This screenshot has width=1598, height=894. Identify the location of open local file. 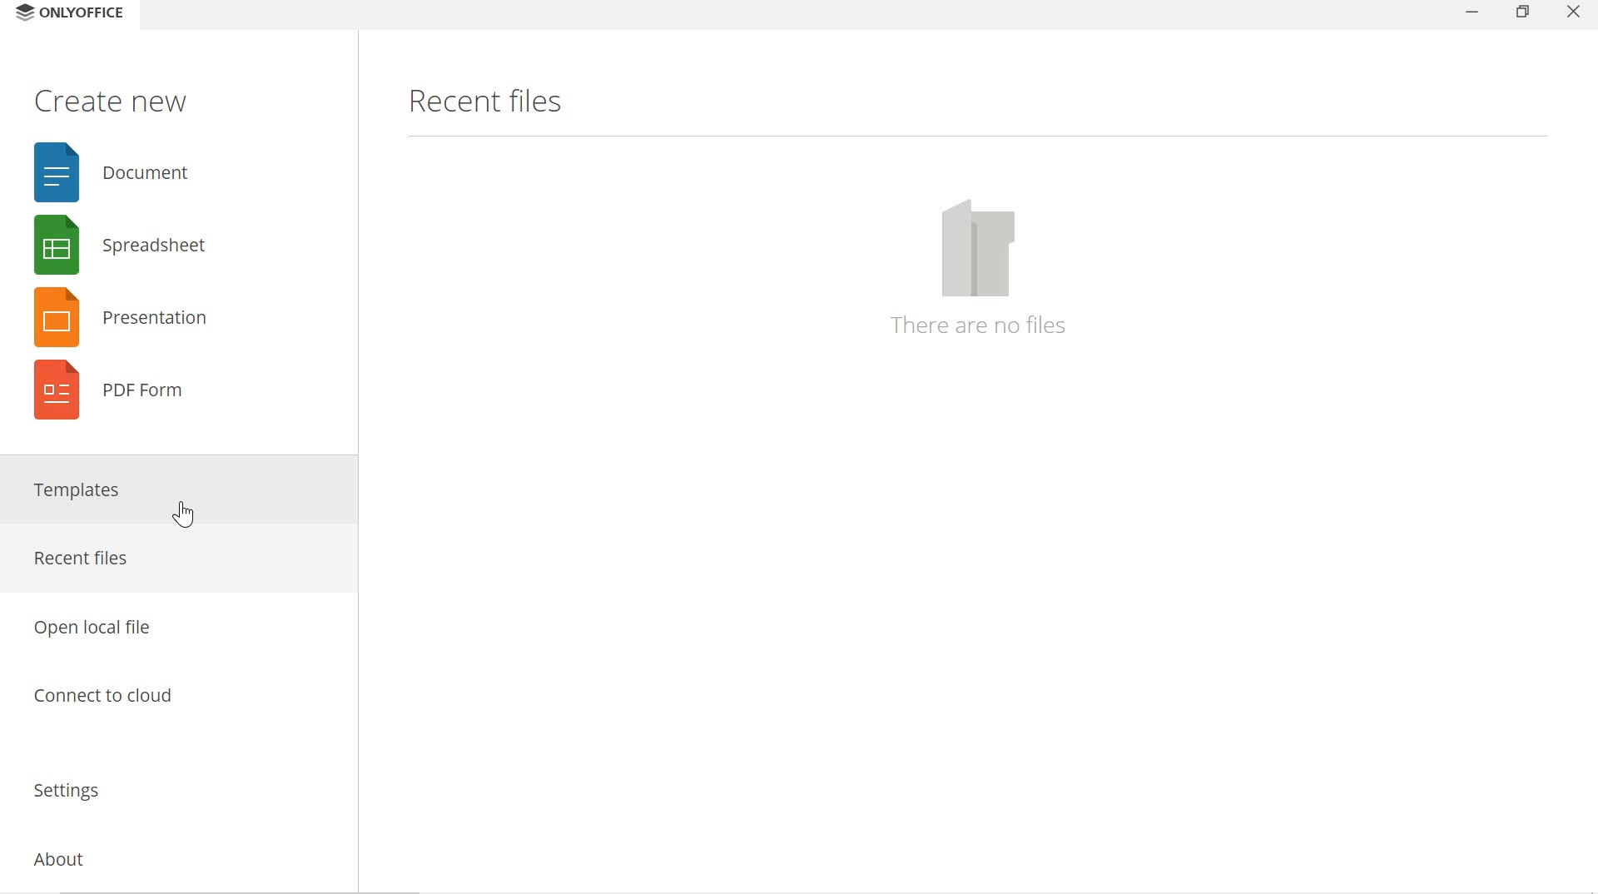
(174, 621).